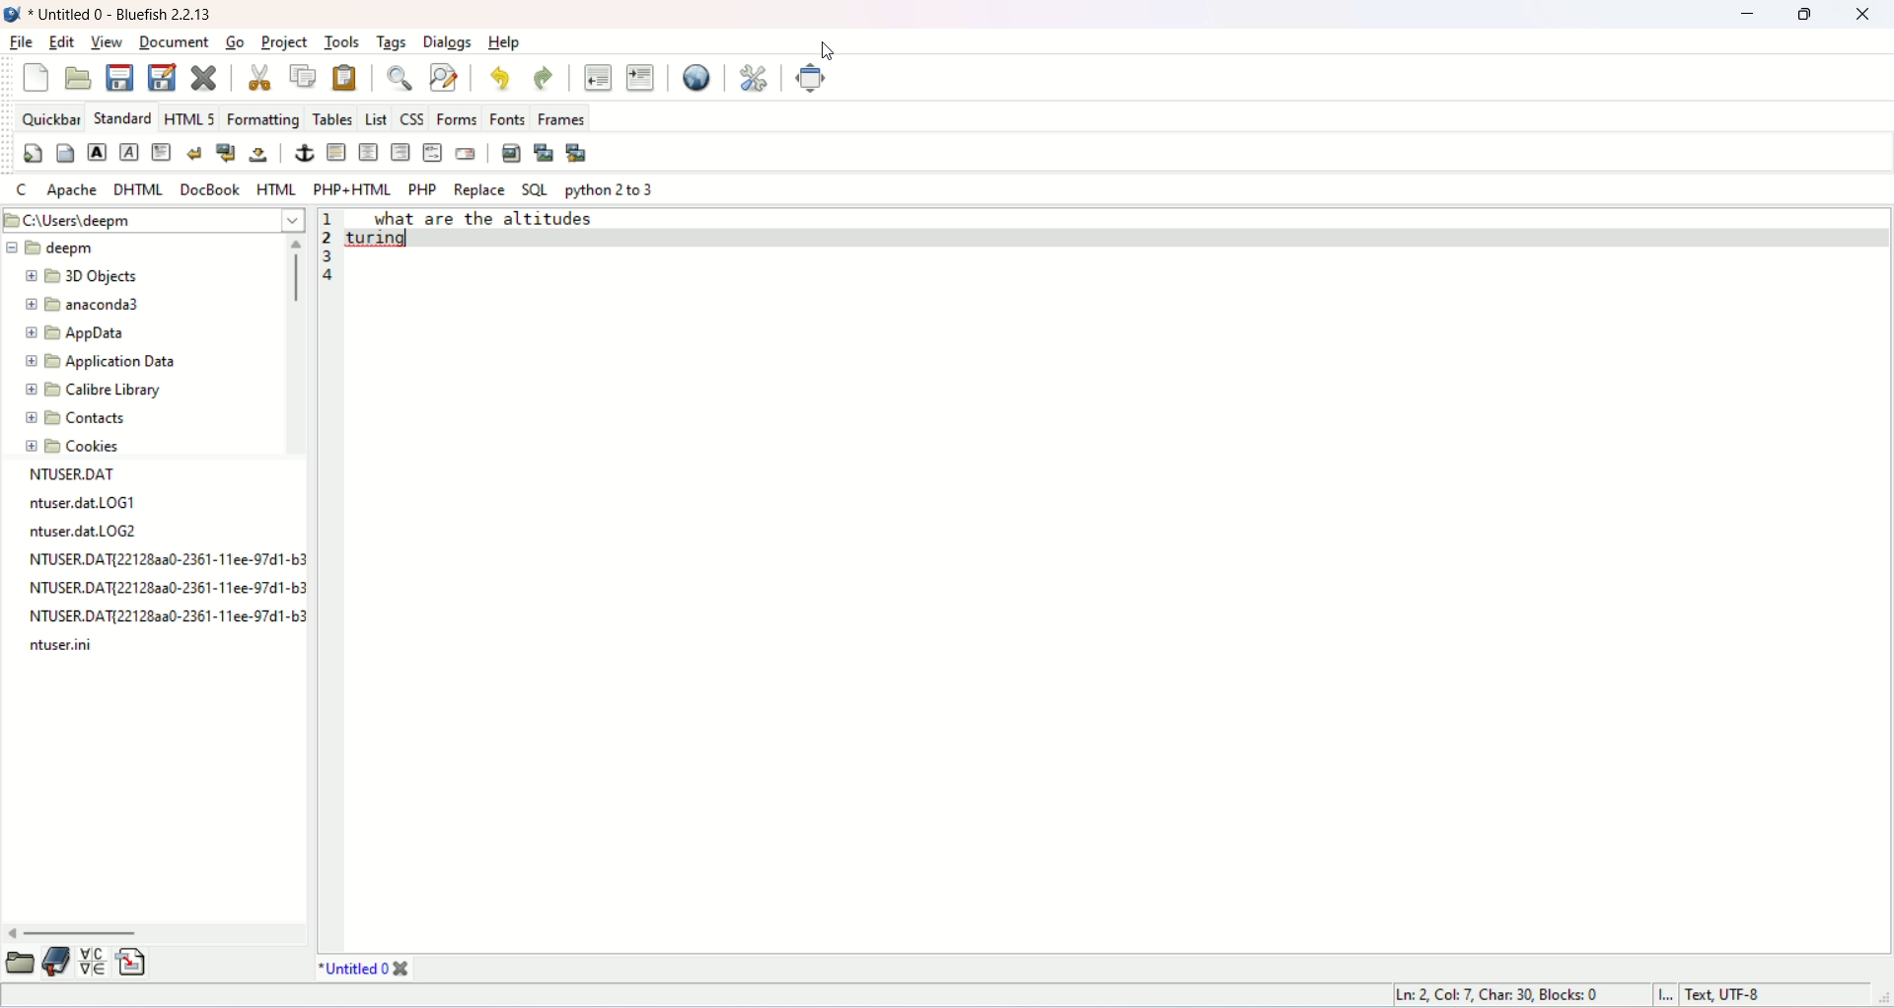 The image size is (1894, 1008). What do you see at coordinates (157, 931) in the screenshot?
I see `horizontal scroll bar` at bounding box center [157, 931].